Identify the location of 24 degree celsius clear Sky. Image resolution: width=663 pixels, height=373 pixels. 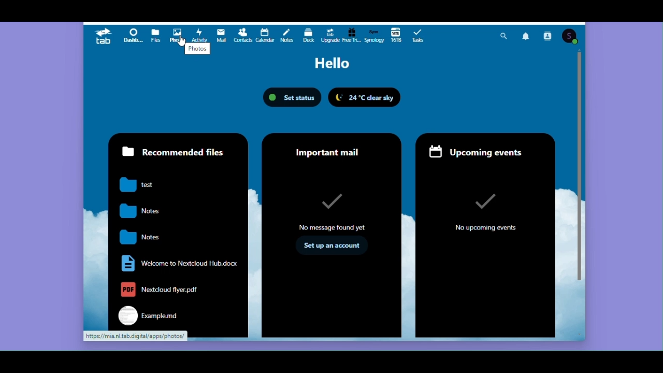
(367, 98).